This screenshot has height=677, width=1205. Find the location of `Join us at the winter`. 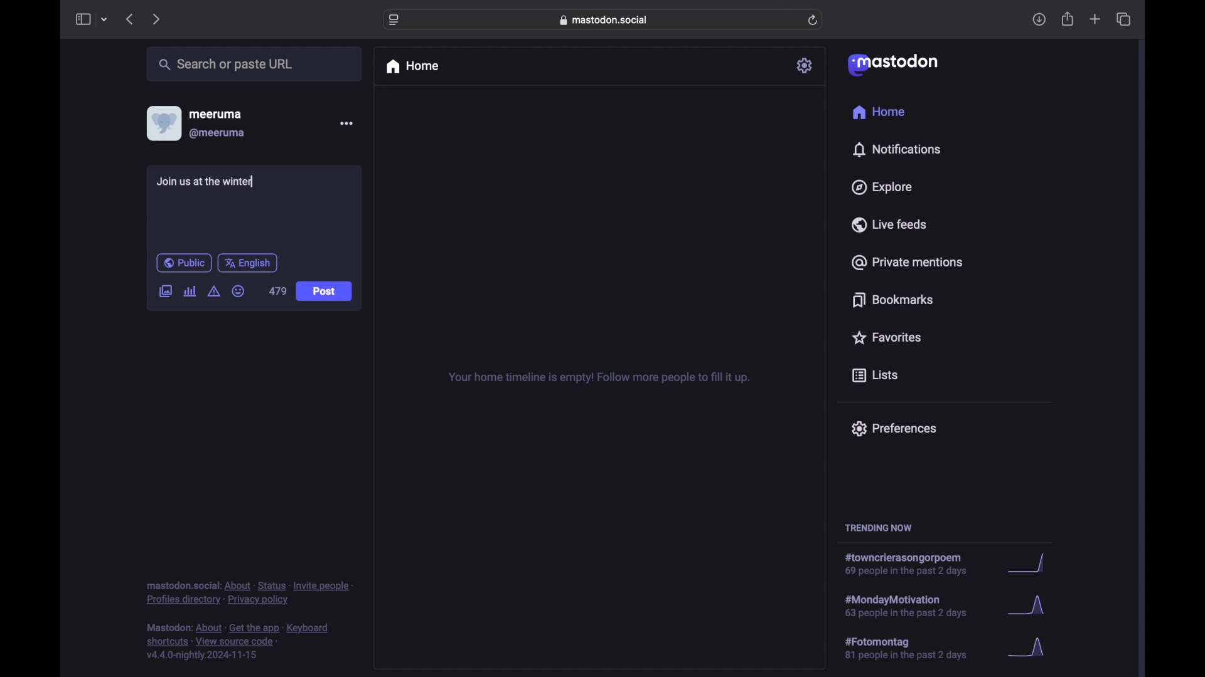

Join us at the winter is located at coordinates (212, 184).